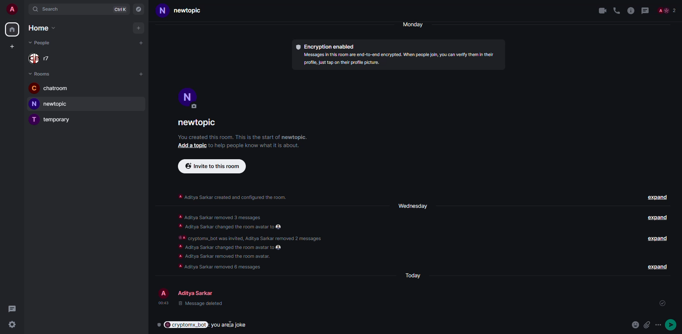  Describe the element at coordinates (411, 205) in the screenshot. I see `day` at that location.